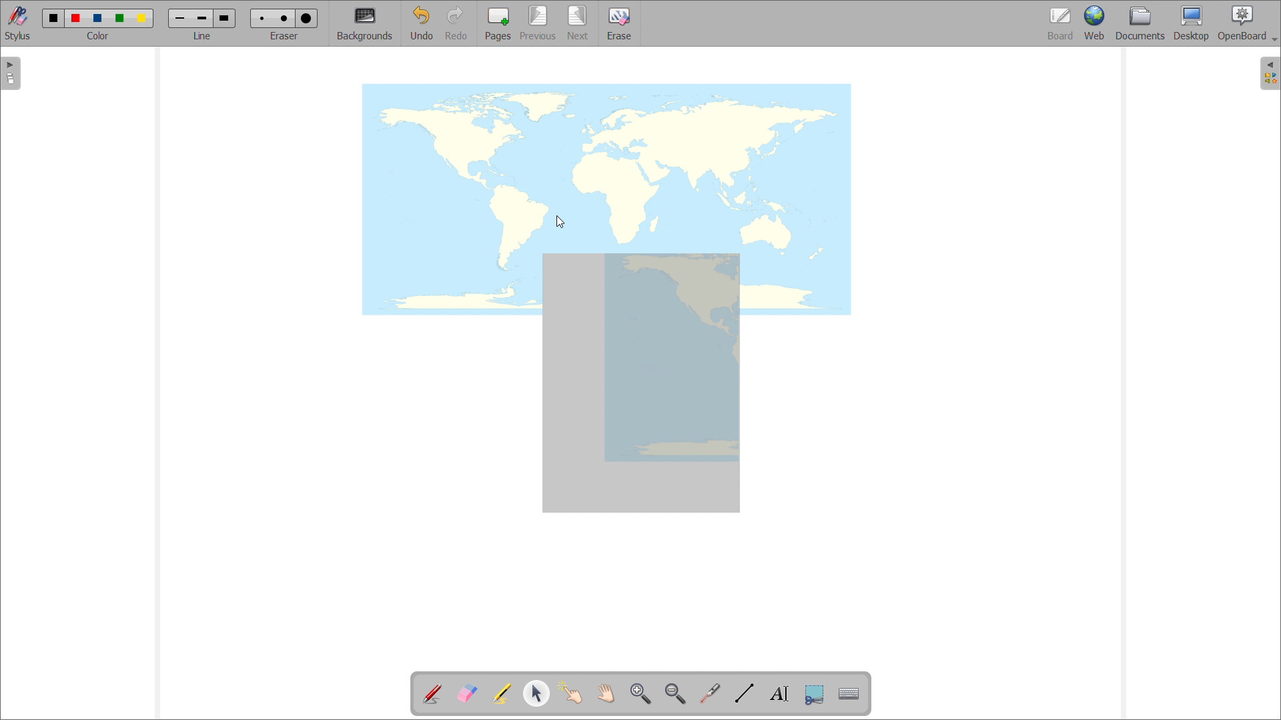 This screenshot has height=720, width=1281. I want to click on virtual keyboard, so click(849, 694).